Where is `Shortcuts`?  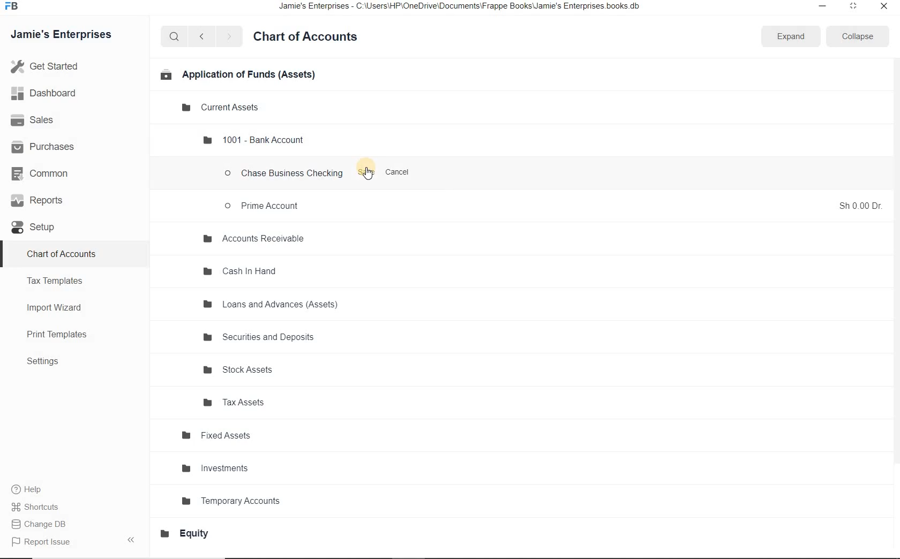
Shortcuts is located at coordinates (36, 507).